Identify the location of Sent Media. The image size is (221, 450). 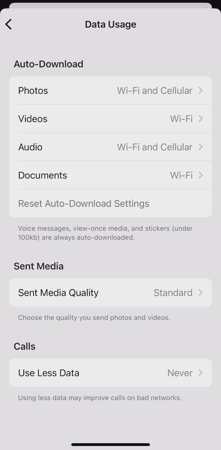
(40, 266).